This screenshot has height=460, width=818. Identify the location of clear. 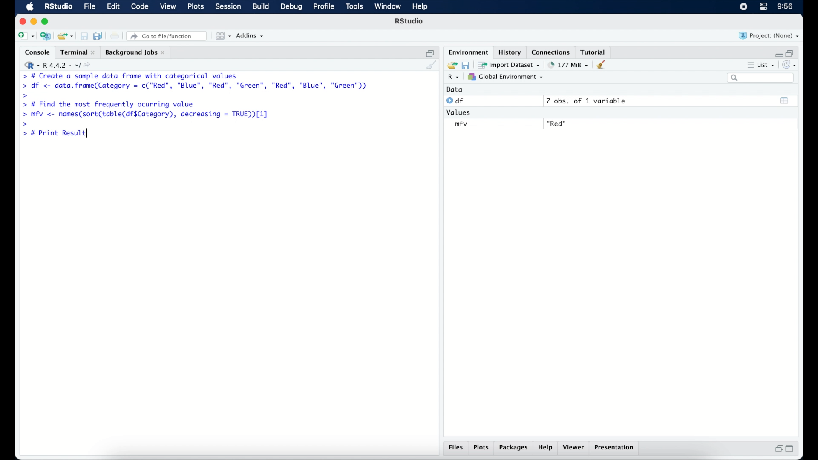
(604, 65).